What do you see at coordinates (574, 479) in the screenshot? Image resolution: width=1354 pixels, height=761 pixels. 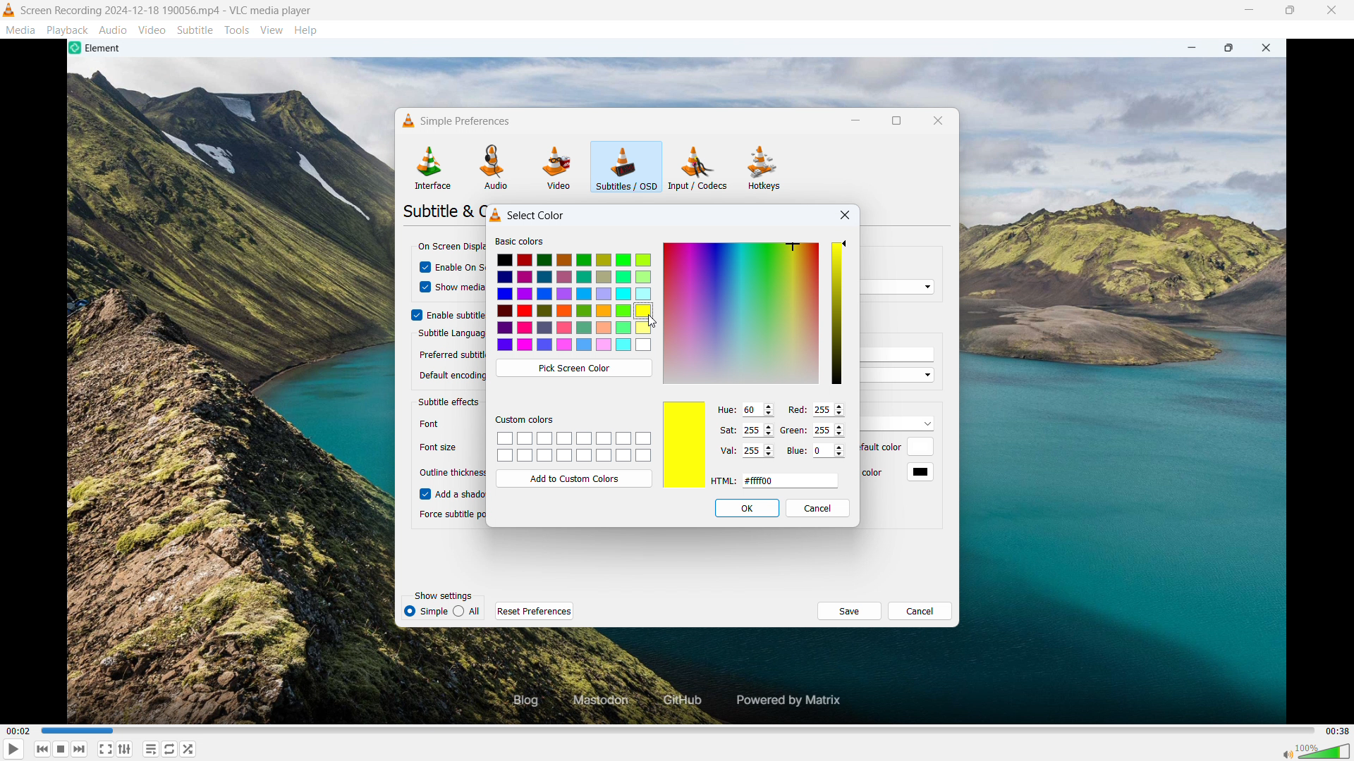 I see `Add to custom colours ` at bounding box center [574, 479].